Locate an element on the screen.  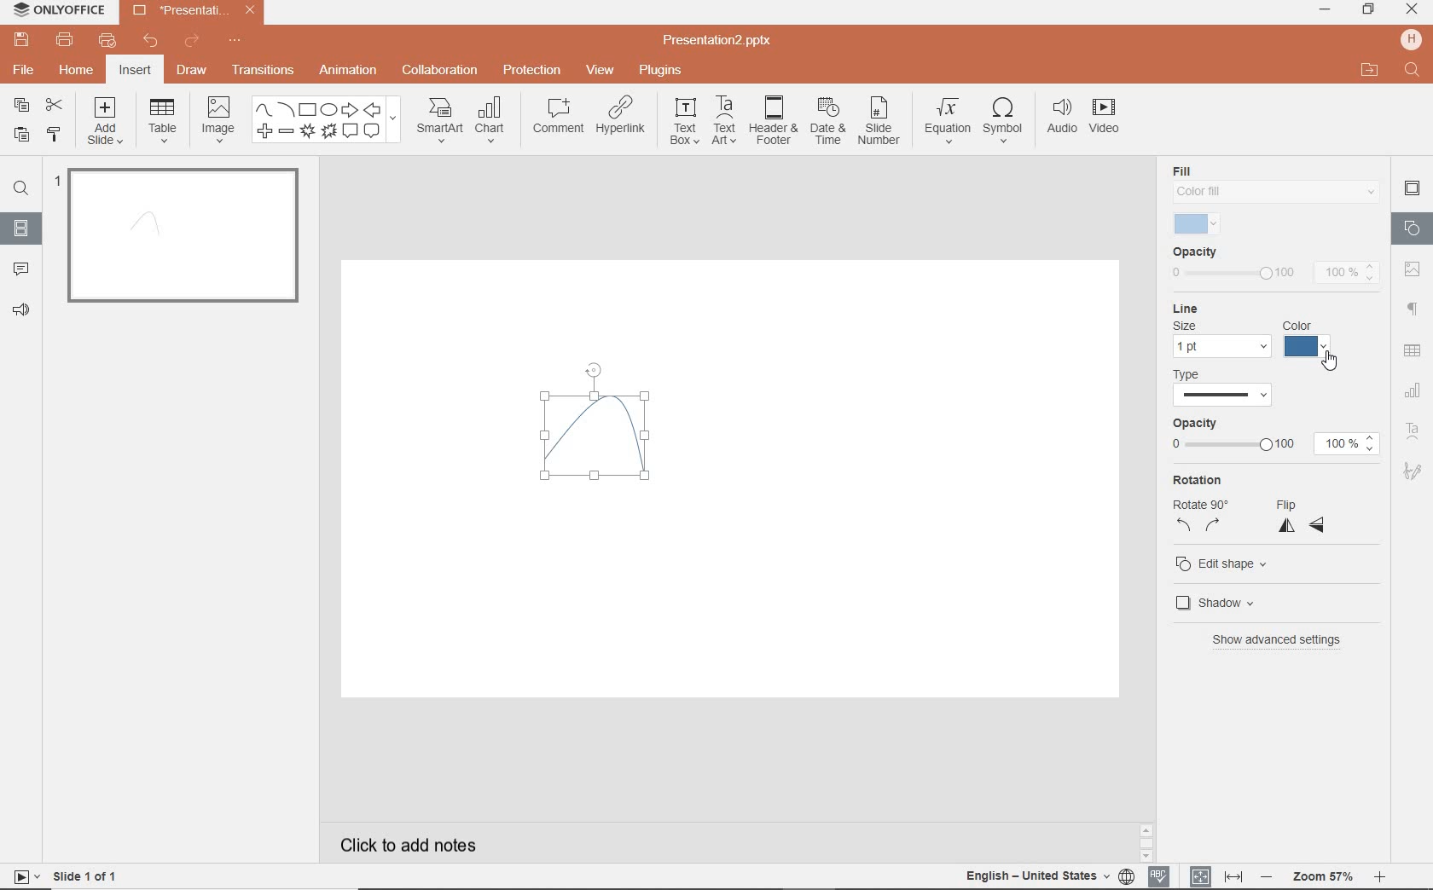
HOME is located at coordinates (75, 72).